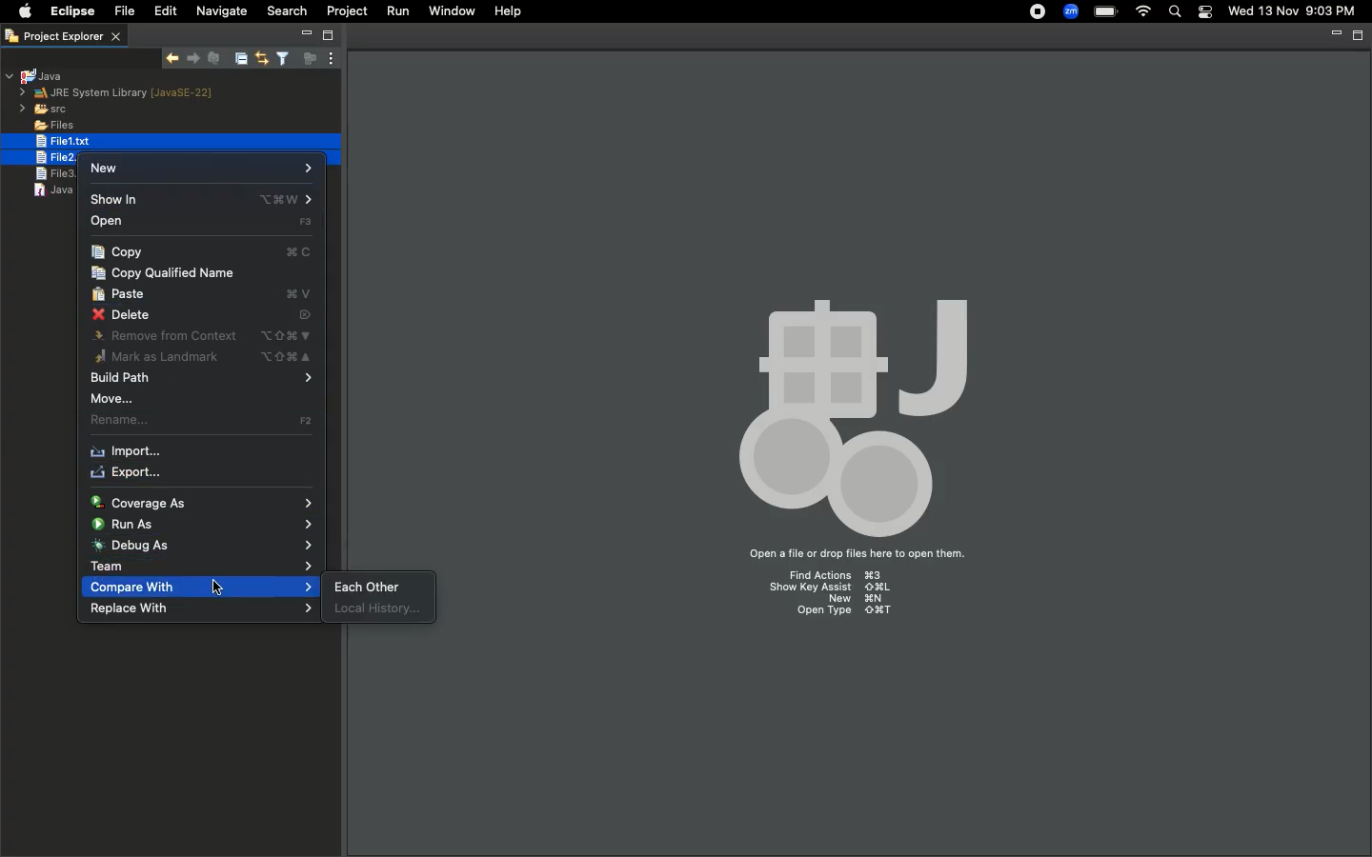 This screenshot has width=1372, height=857. Describe the element at coordinates (120, 93) in the screenshot. I see `JRE system library` at that location.